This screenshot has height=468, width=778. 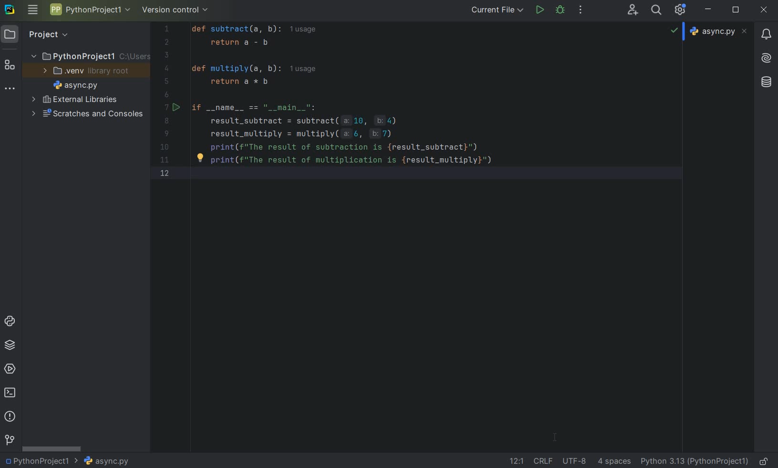 I want to click on codes, so click(x=418, y=99).